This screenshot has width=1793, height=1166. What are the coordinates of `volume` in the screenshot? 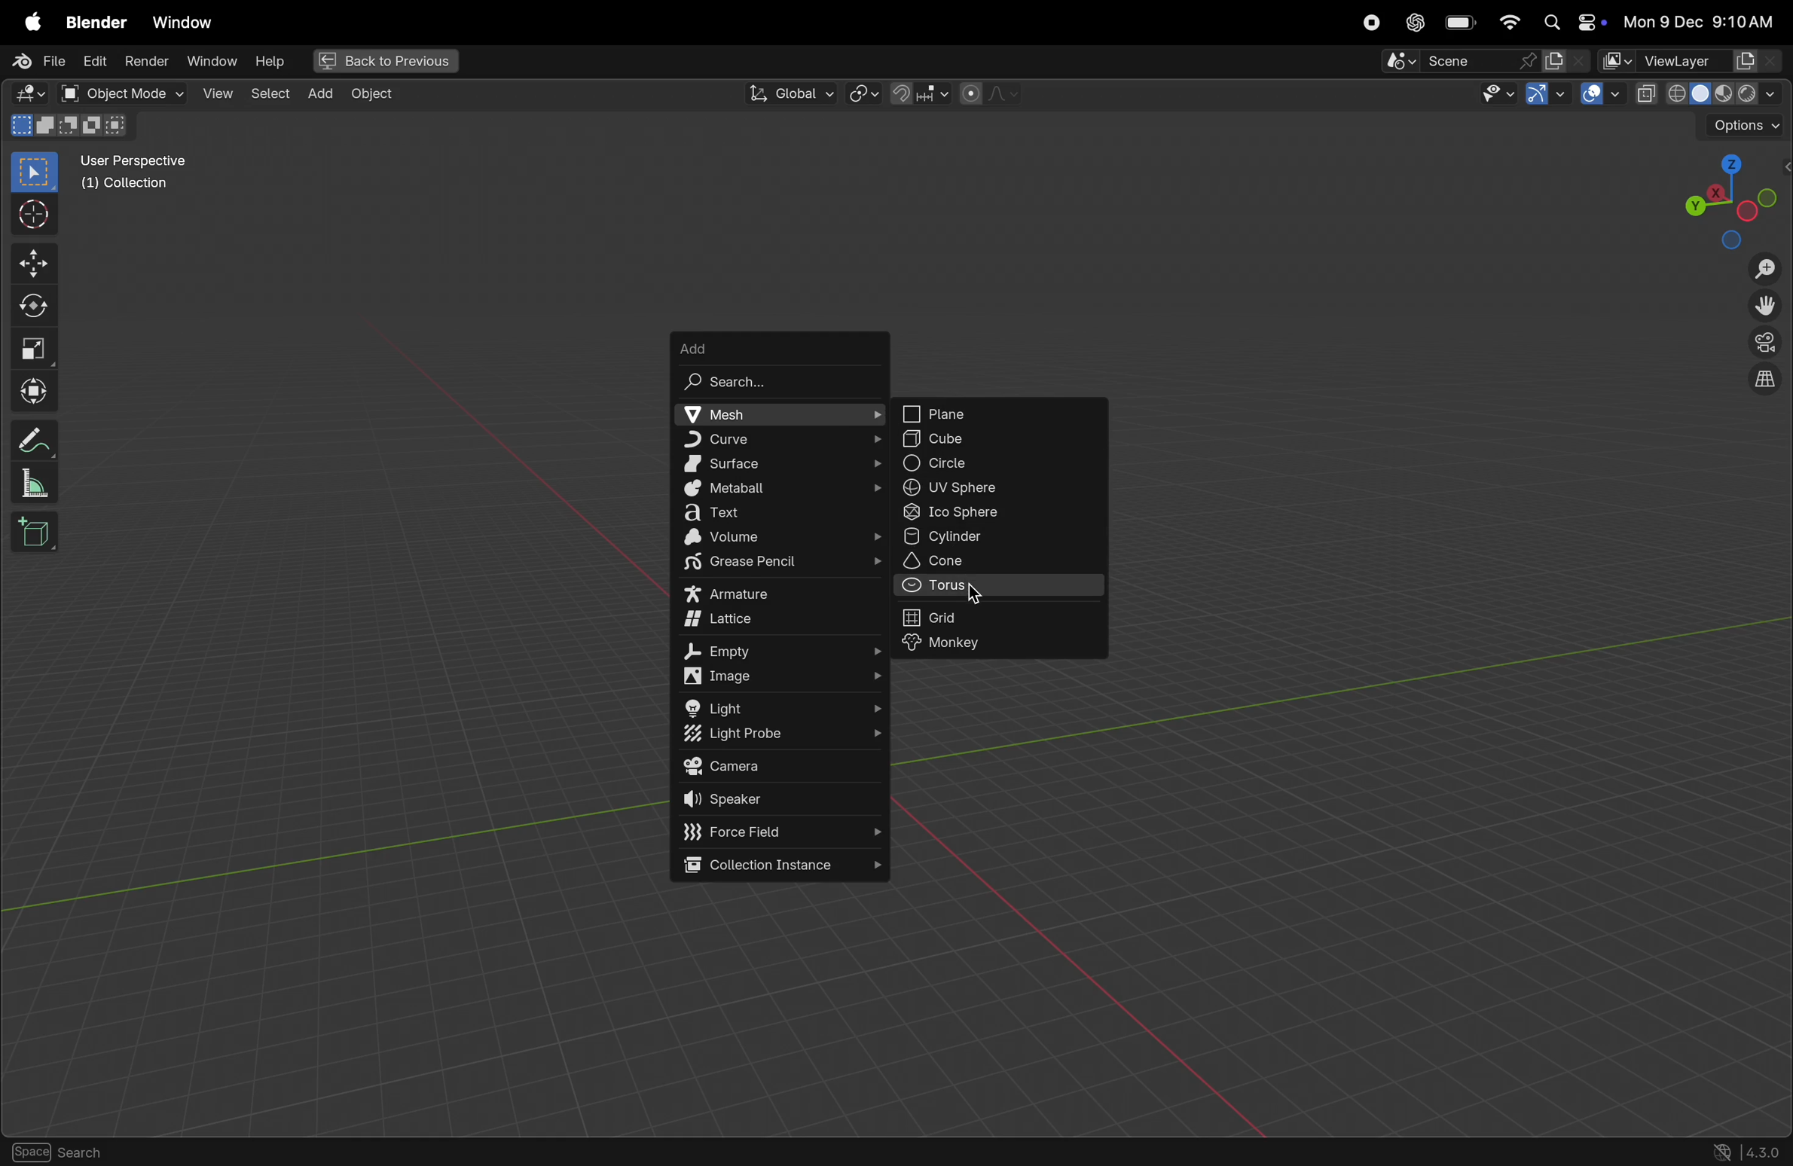 It's located at (786, 539).